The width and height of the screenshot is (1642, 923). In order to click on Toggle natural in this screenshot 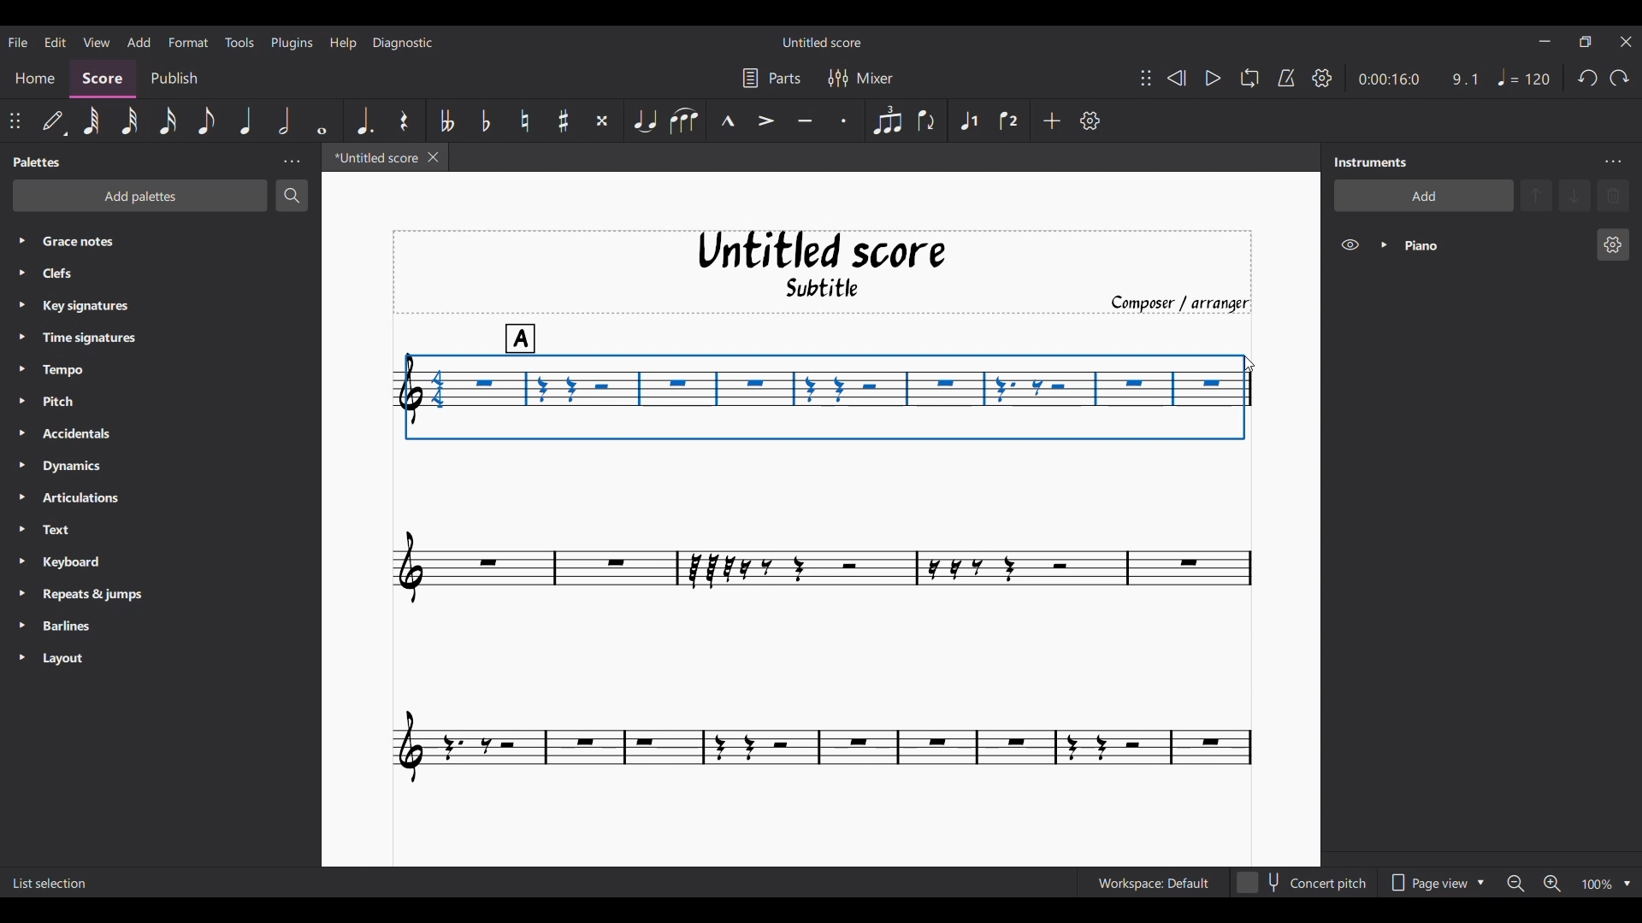, I will do `click(524, 121)`.